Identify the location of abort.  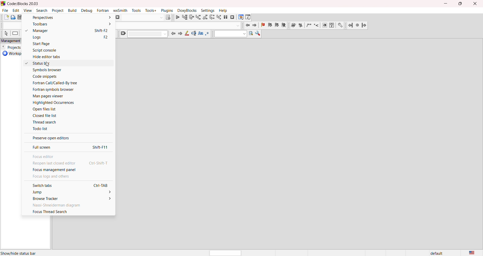
(117, 17).